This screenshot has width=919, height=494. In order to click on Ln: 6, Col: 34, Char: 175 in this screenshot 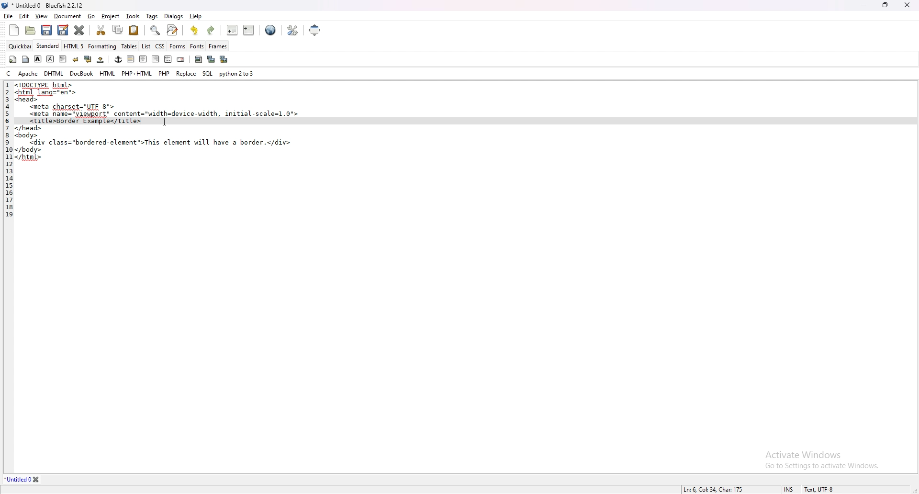, I will do `click(714, 489)`.